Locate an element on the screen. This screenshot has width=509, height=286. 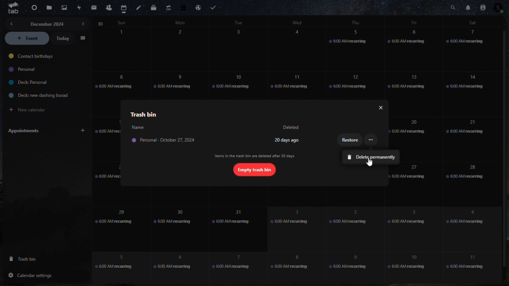
11 is located at coordinates (294, 84).